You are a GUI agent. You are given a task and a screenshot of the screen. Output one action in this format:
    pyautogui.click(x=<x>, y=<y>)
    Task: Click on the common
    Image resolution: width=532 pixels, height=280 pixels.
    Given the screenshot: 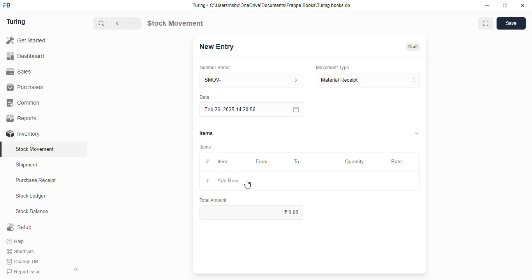 What is the action you would take?
    pyautogui.click(x=24, y=103)
    